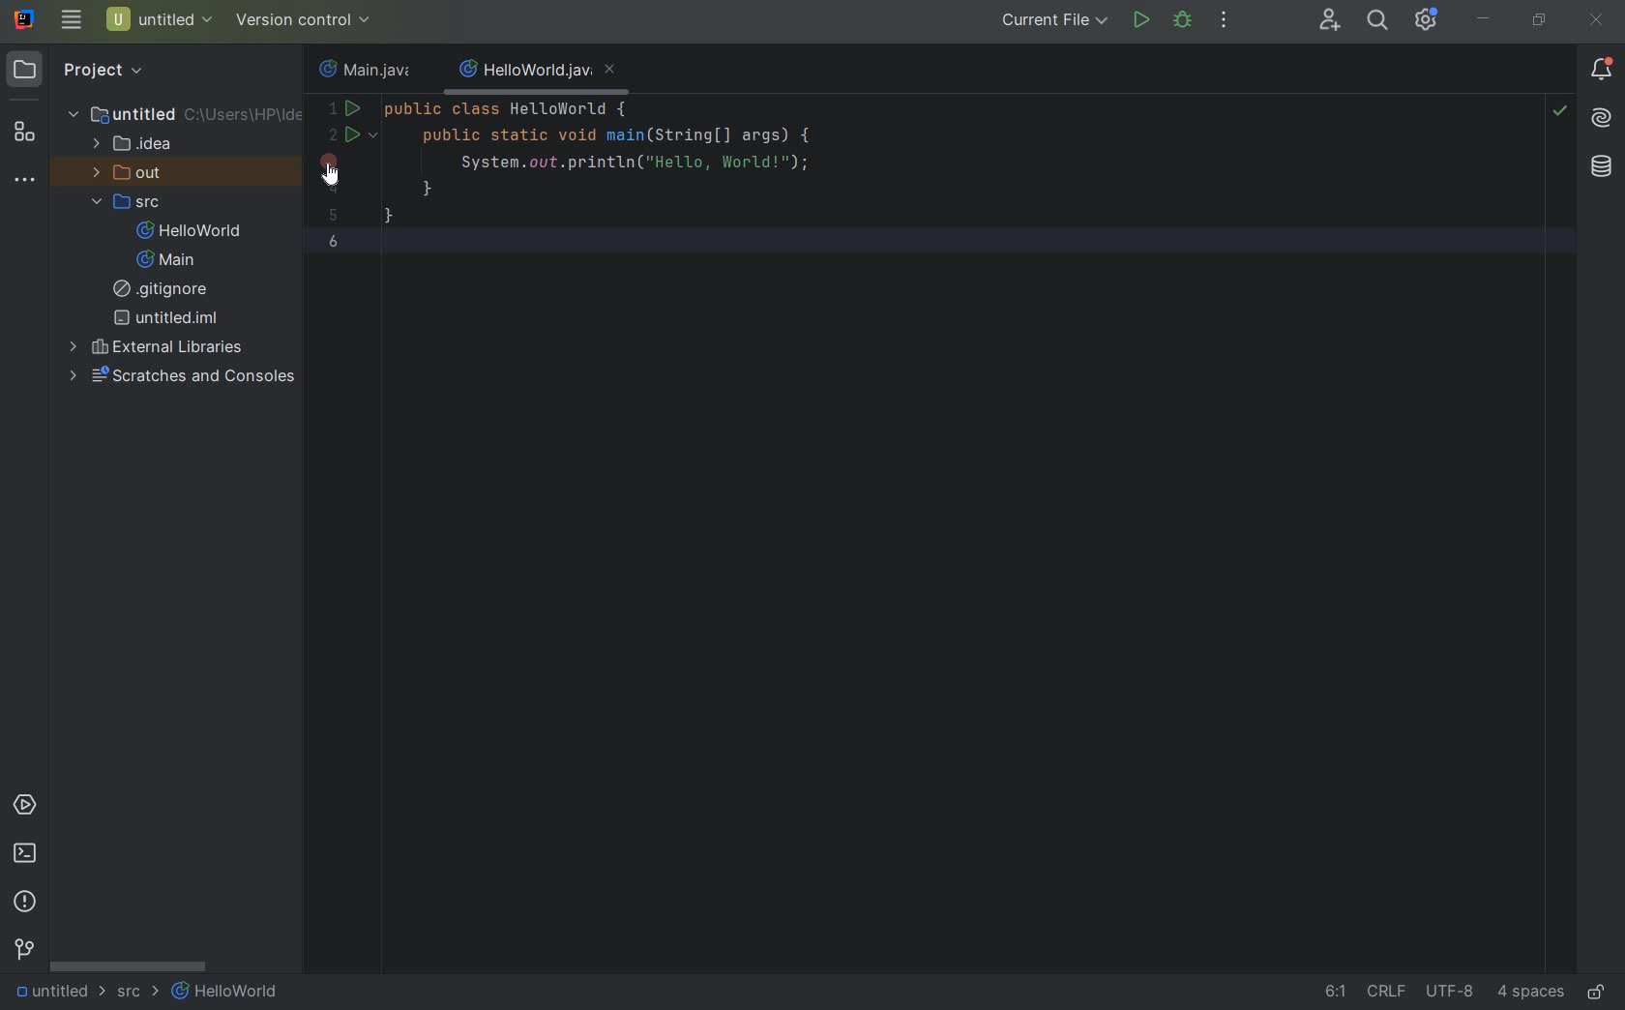 The image size is (1625, 1010). I want to click on AI assistant, so click(1602, 121).